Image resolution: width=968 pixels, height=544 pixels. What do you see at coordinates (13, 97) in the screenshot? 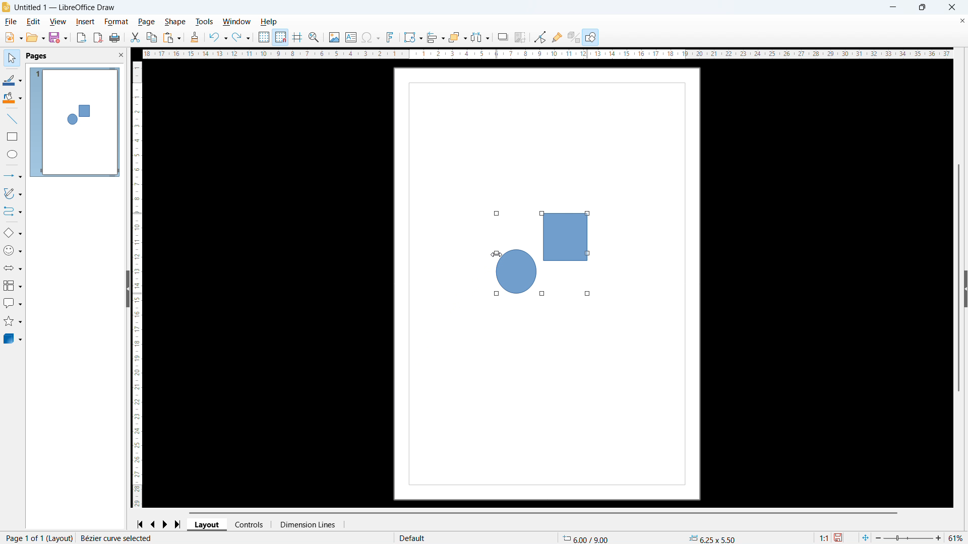
I see `Background colour ` at bounding box center [13, 97].